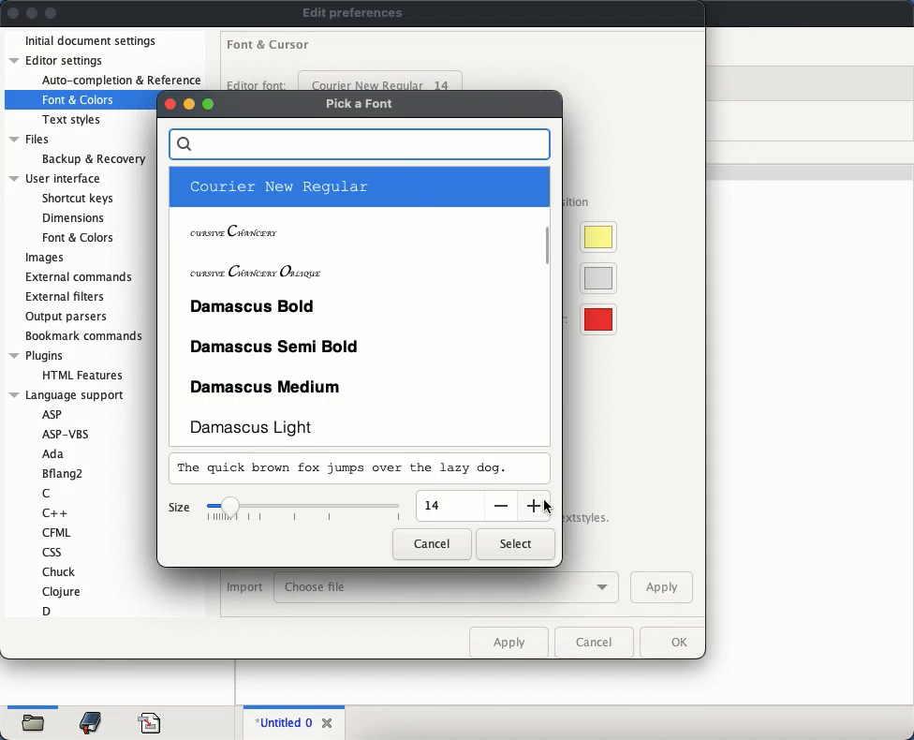 The width and height of the screenshot is (914, 740). What do you see at coordinates (45, 259) in the screenshot?
I see `images` at bounding box center [45, 259].